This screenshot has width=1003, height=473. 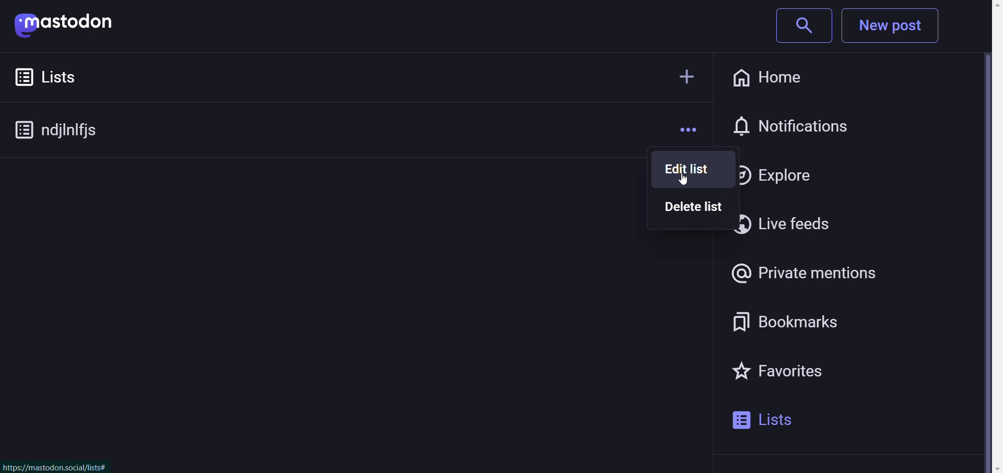 I want to click on cursor, so click(x=690, y=182).